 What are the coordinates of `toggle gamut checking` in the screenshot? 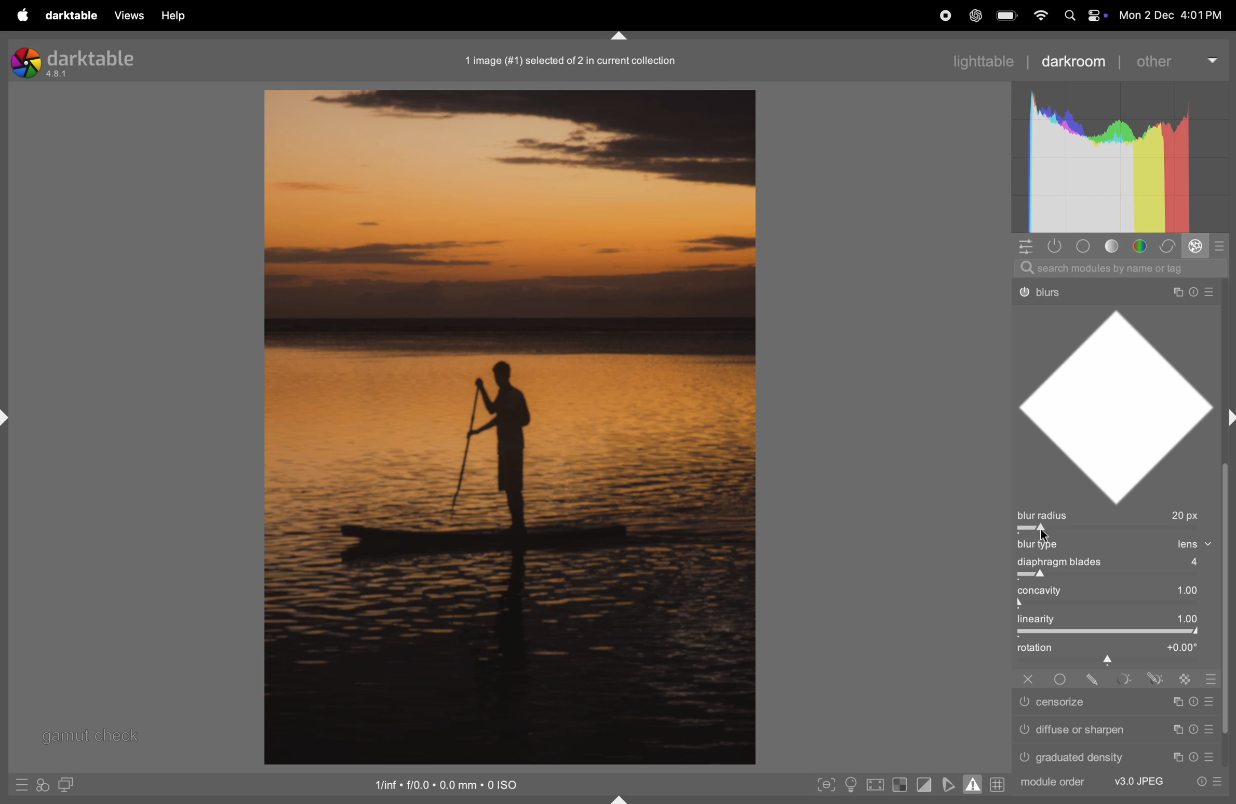 It's located at (974, 783).